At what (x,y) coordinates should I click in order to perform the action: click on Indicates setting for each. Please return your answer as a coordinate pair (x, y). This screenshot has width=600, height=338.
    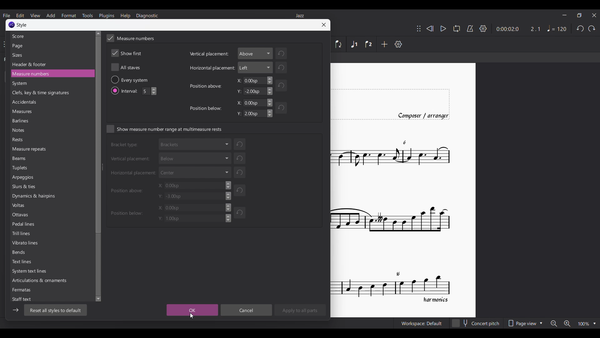
    Looking at the image, I should click on (138, 79).